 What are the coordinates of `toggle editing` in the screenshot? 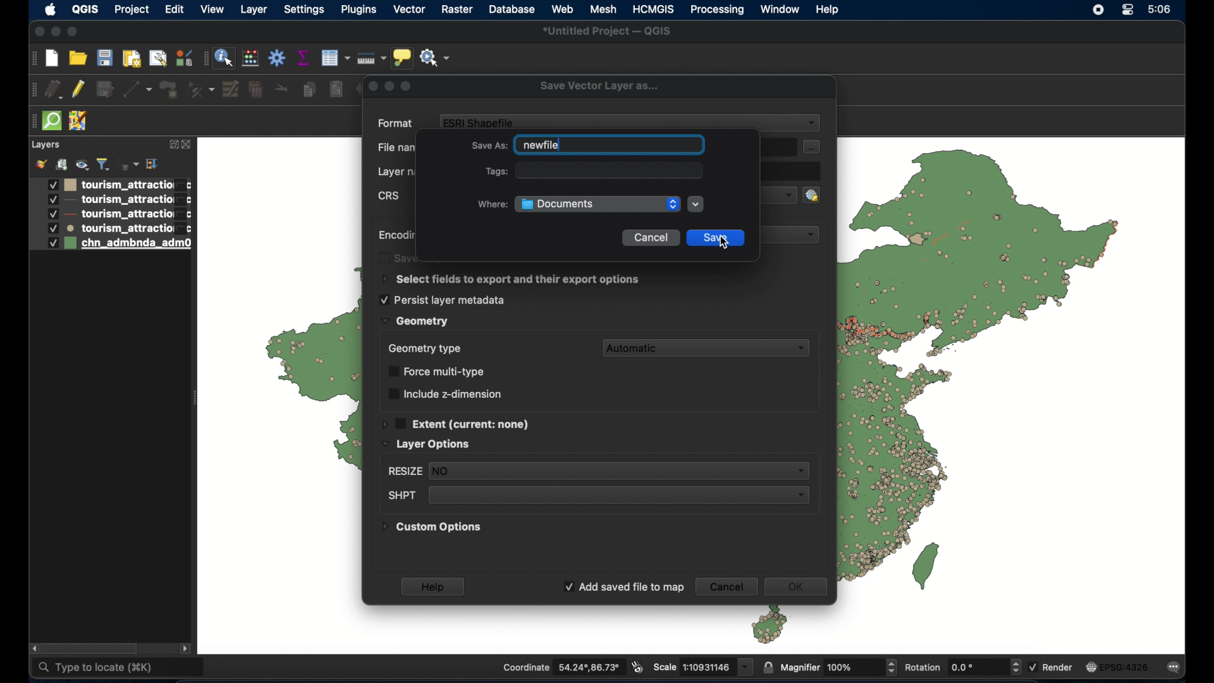 It's located at (80, 90).